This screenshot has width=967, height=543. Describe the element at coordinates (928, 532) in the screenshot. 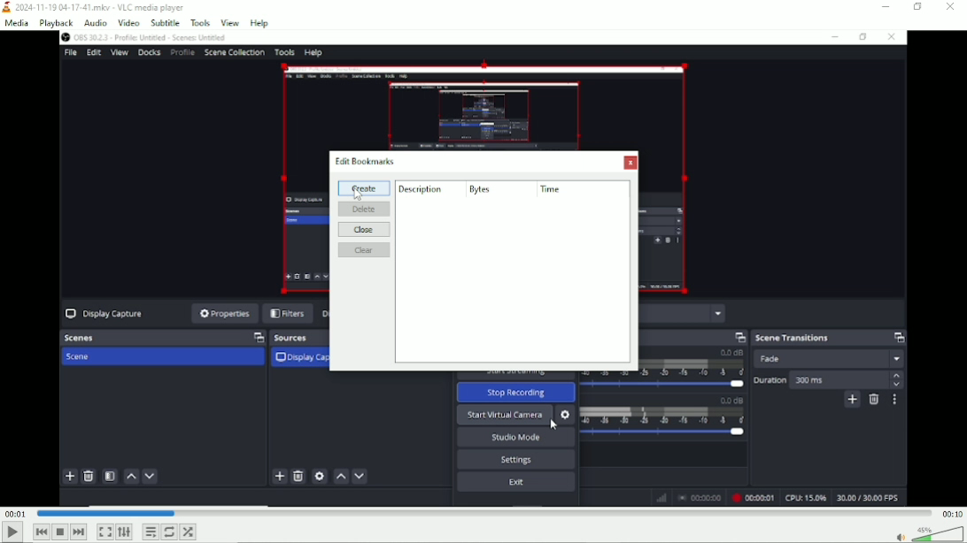

I see `Volume` at that location.